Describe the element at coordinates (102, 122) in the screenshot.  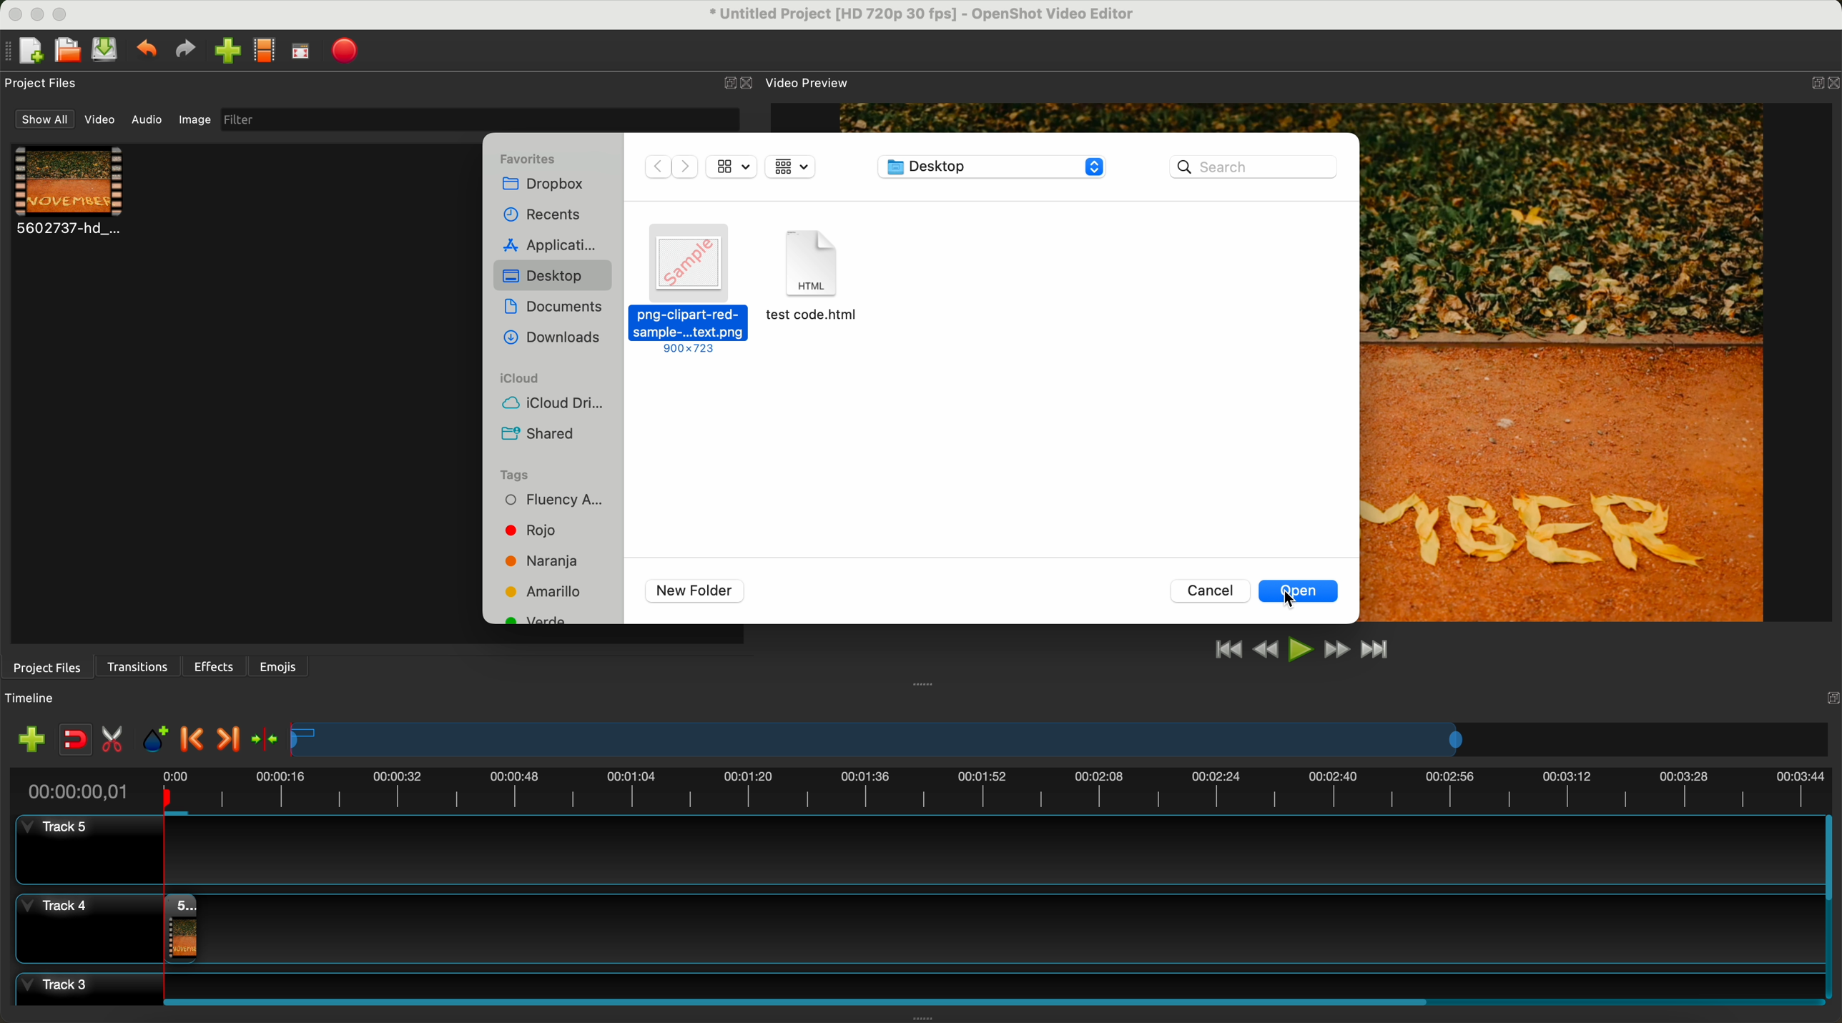
I see `video` at that location.